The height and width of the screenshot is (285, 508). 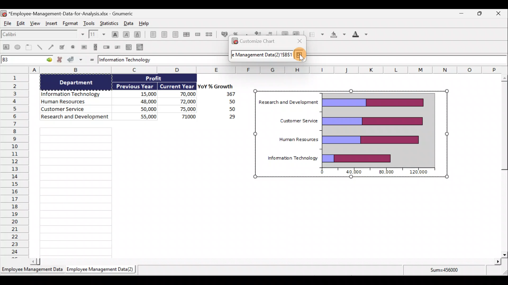 What do you see at coordinates (320, 173) in the screenshot?
I see `0` at bounding box center [320, 173].